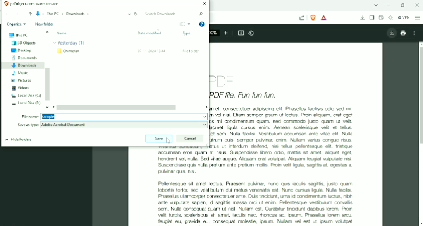 This screenshot has width=423, height=226. What do you see at coordinates (28, 125) in the screenshot?
I see `Save as type` at bounding box center [28, 125].